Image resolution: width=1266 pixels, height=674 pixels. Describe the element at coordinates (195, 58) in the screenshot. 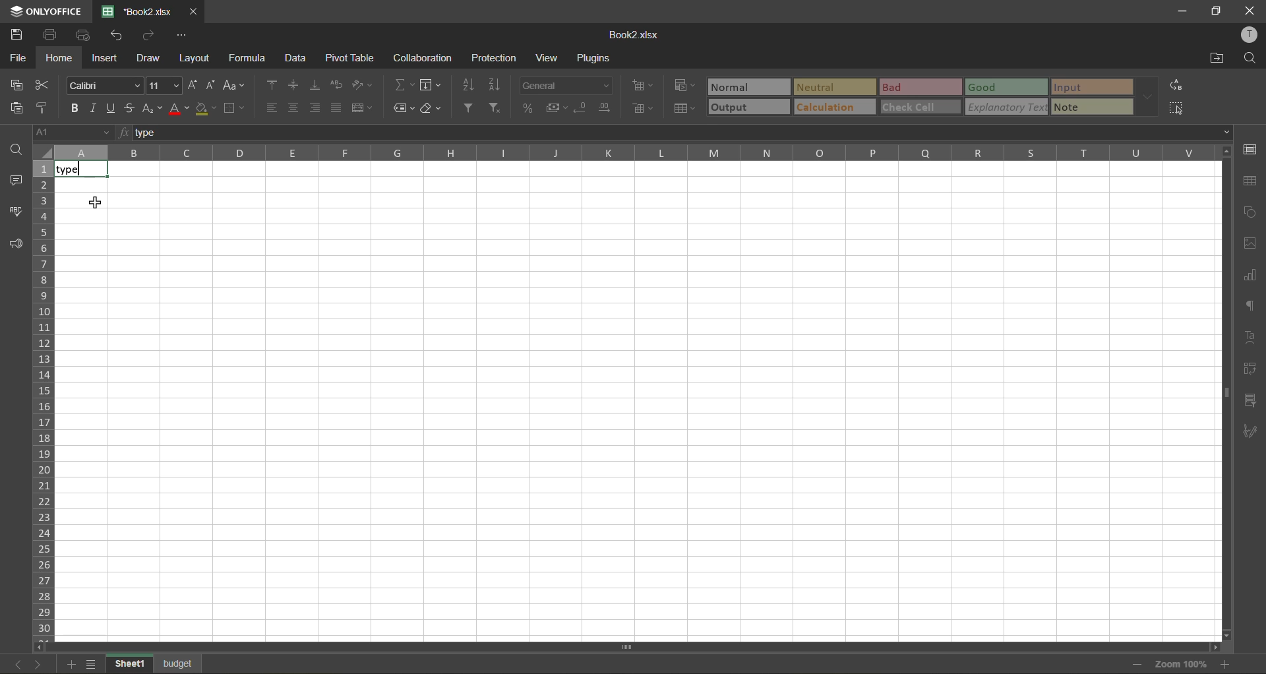

I see `layout` at that location.